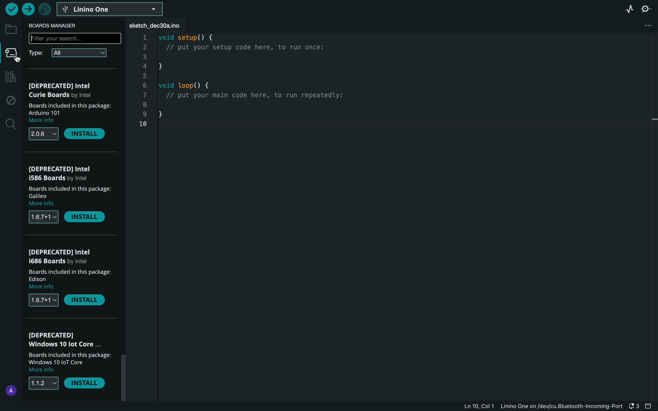  Describe the element at coordinates (66, 173) in the screenshot. I see `intel i586 boards` at that location.